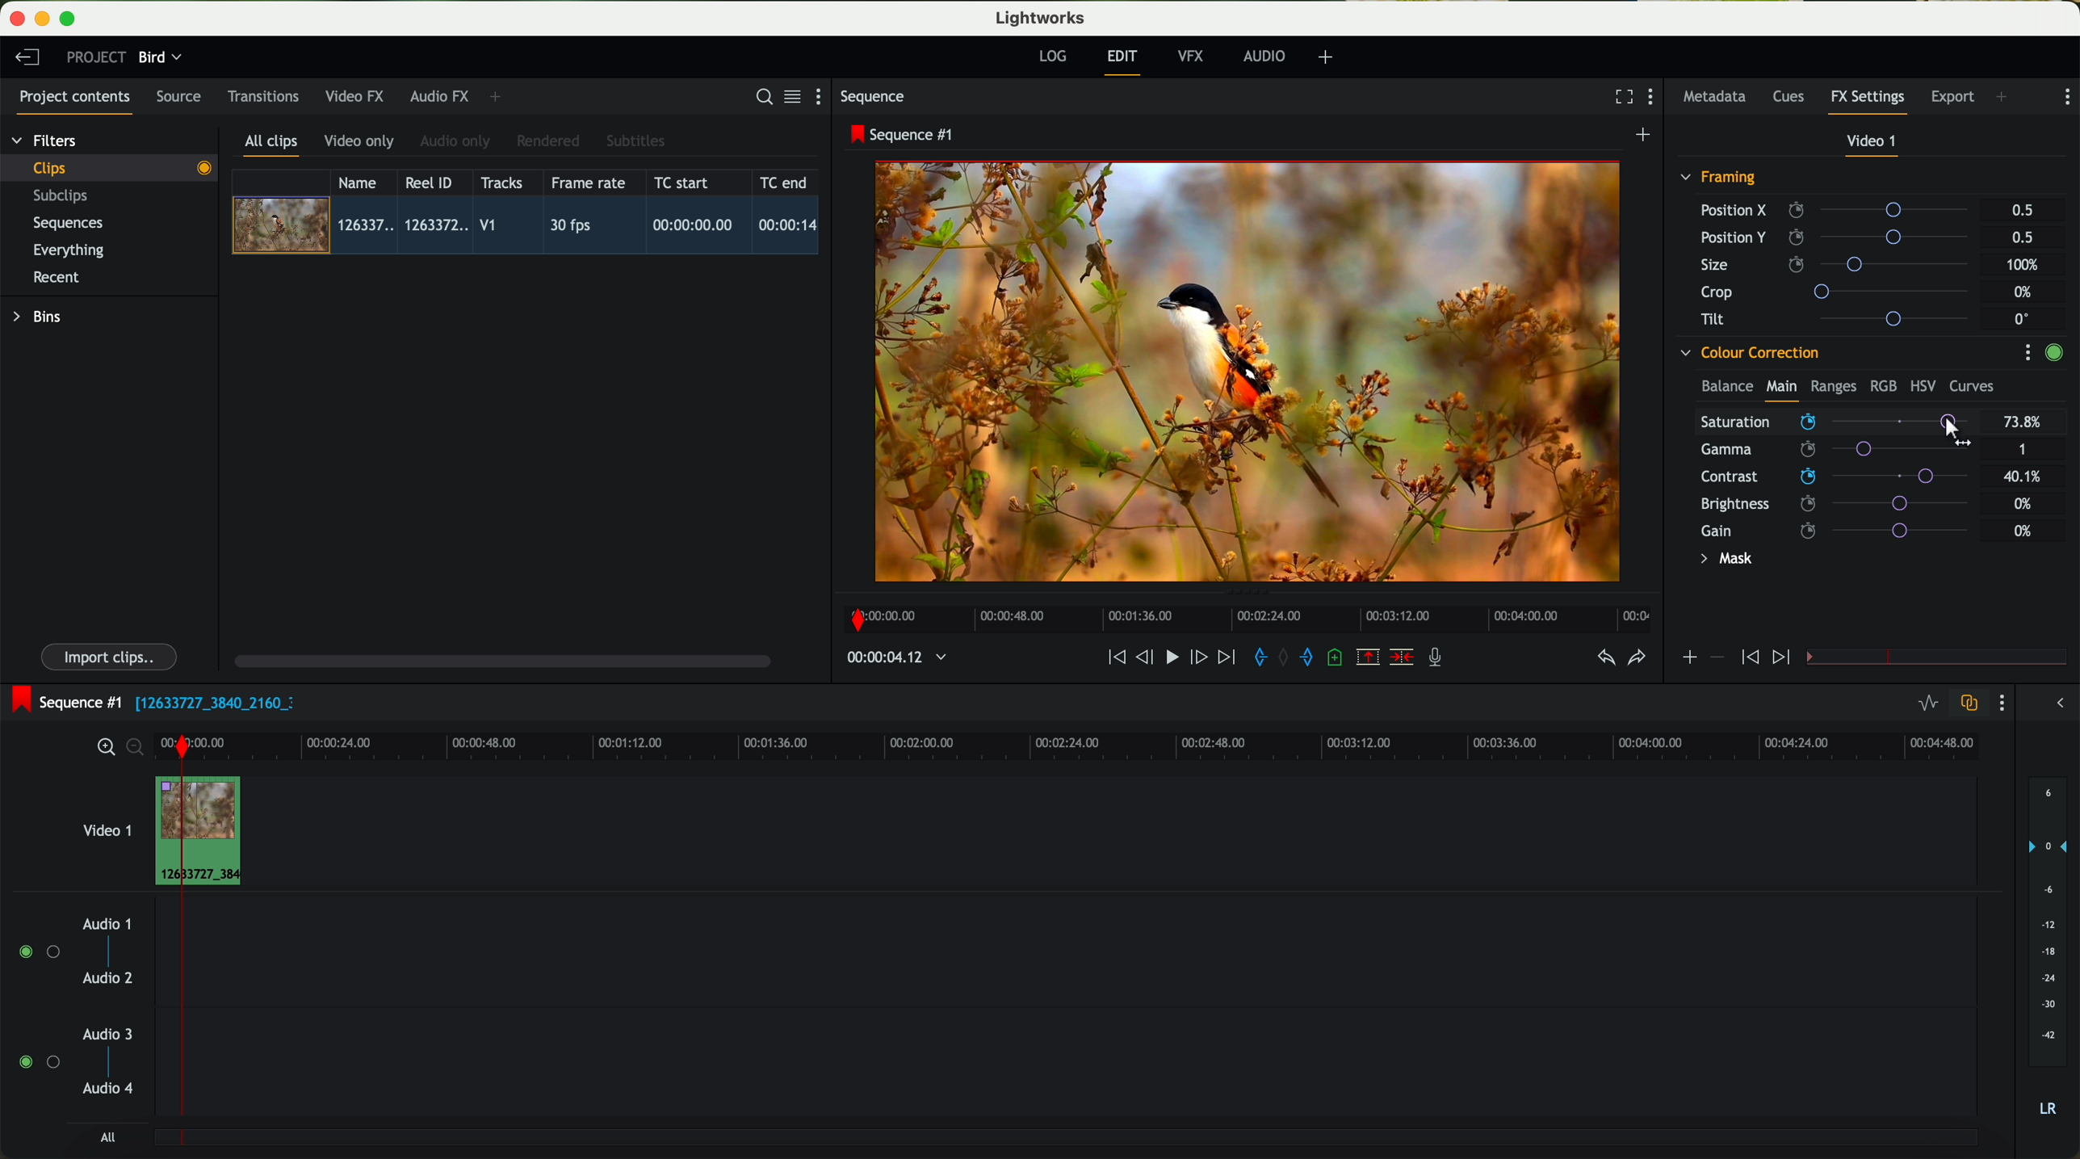 The width and height of the screenshot is (2080, 1159). Describe the element at coordinates (904, 134) in the screenshot. I see `sequence #1` at that location.